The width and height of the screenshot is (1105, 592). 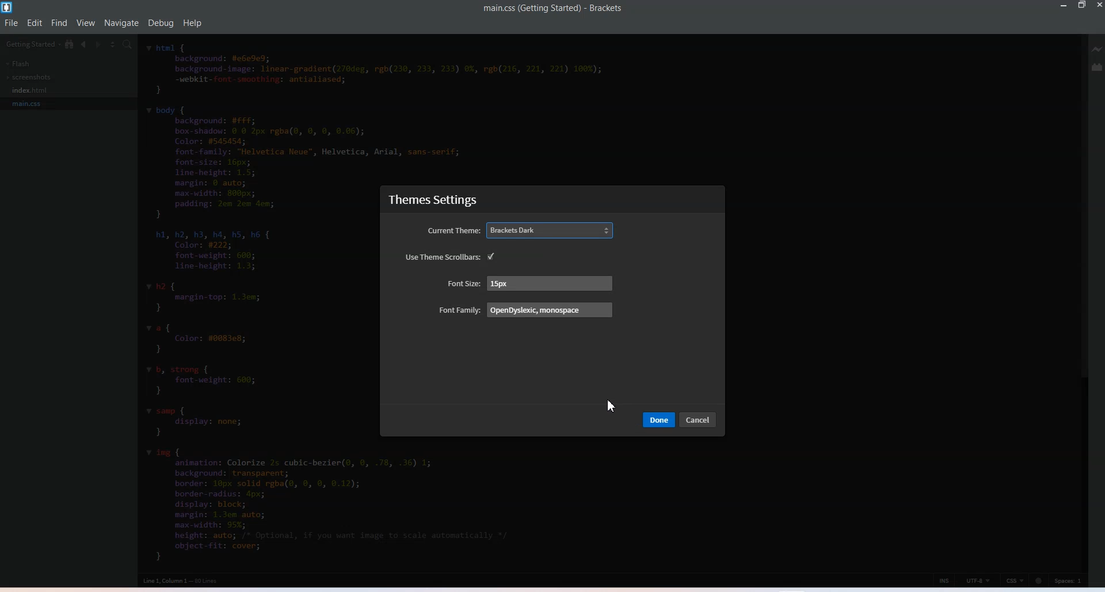 I want to click on Vertical scroll bar, so click(x=1082, y=301).